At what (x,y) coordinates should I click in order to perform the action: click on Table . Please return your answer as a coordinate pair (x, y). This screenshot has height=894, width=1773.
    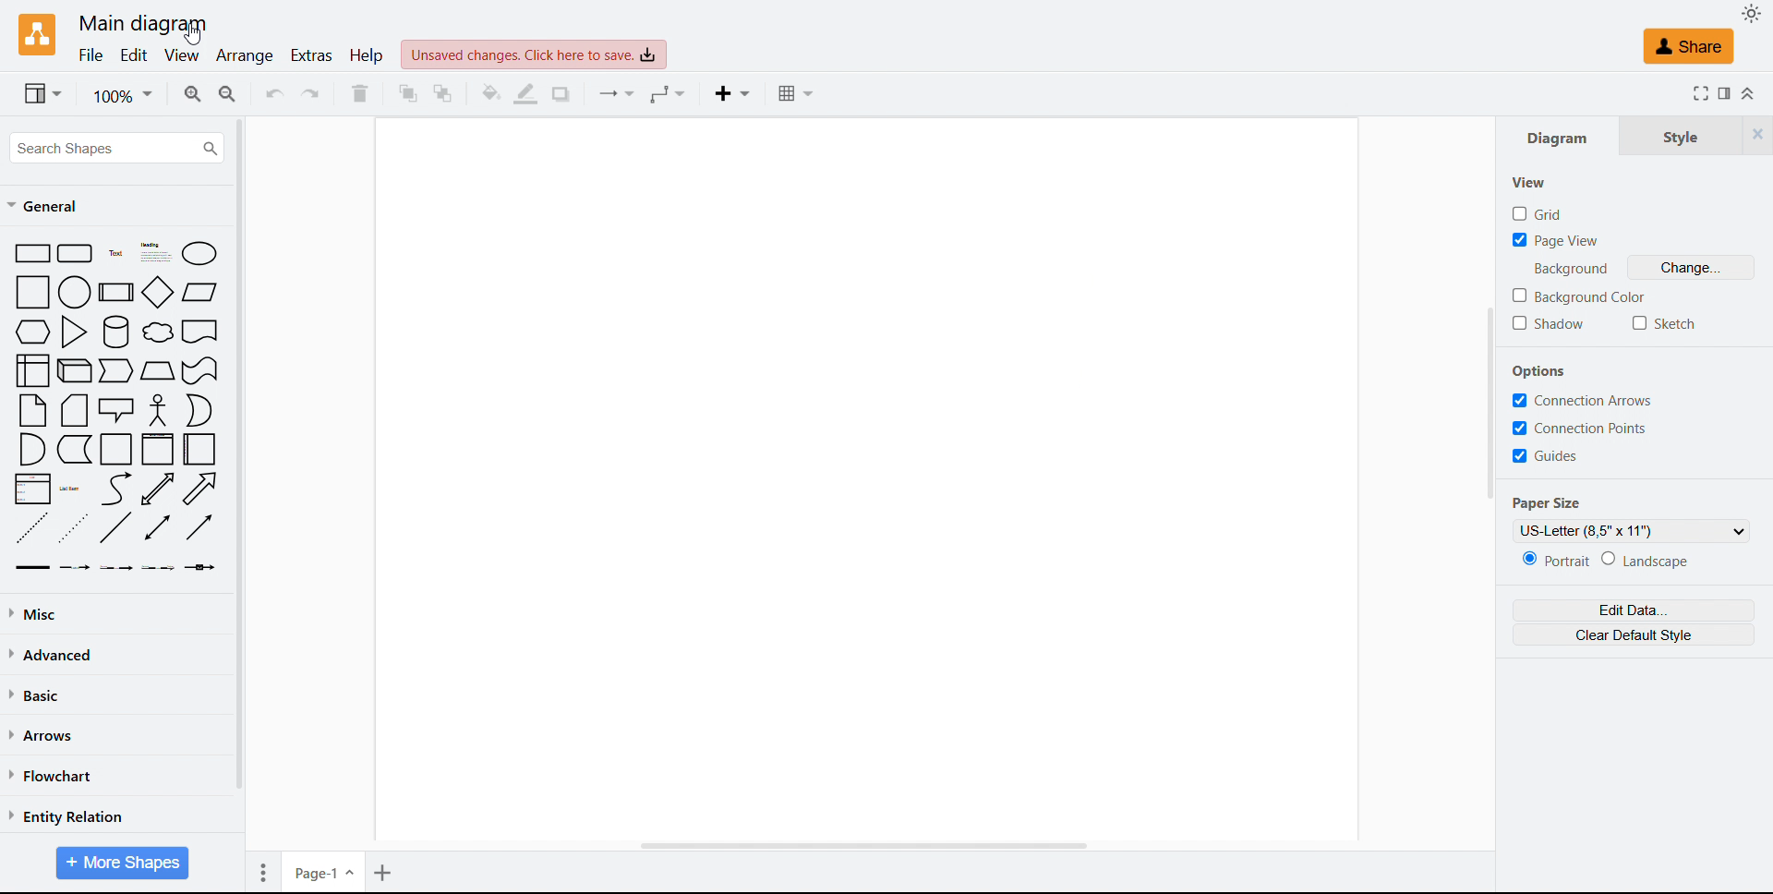
    Looking at the image, I should click on (797, 94).